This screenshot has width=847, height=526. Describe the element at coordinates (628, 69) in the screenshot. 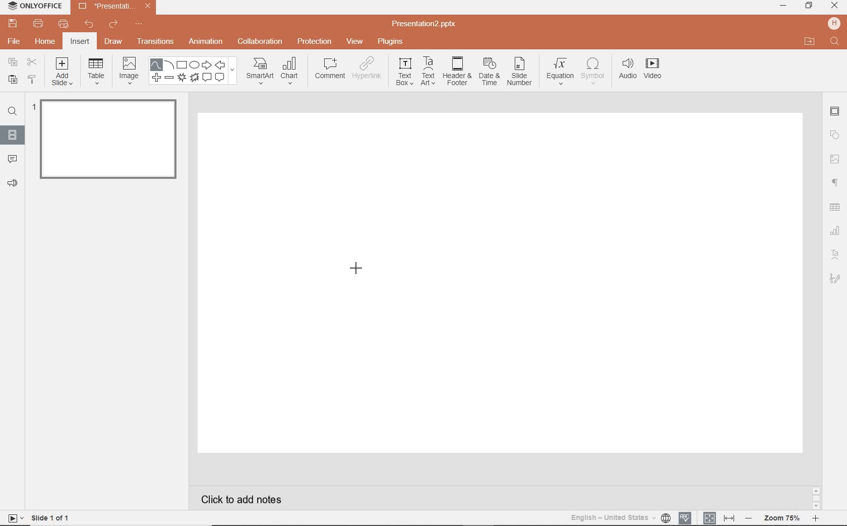

I see `AUDIO` at that location.